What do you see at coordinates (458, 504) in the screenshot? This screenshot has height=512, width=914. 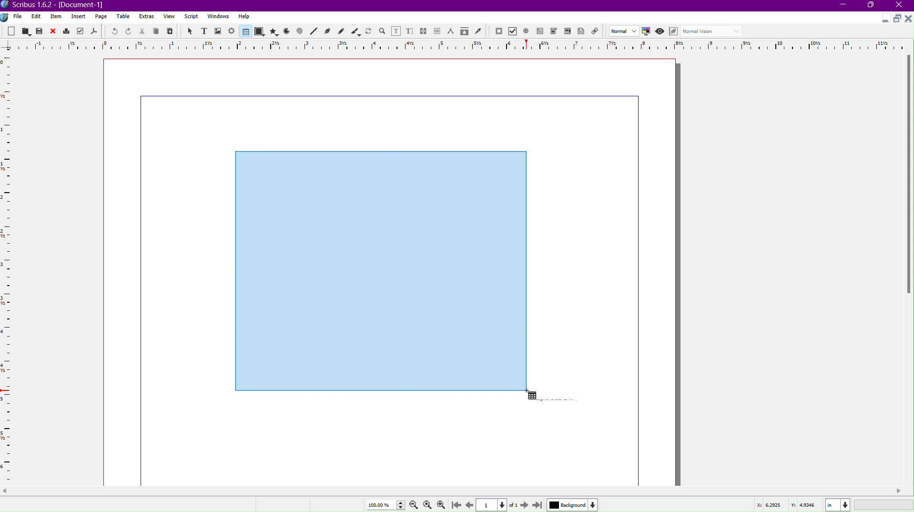 I see `Go to First Page` at bounding box center [458, 504].